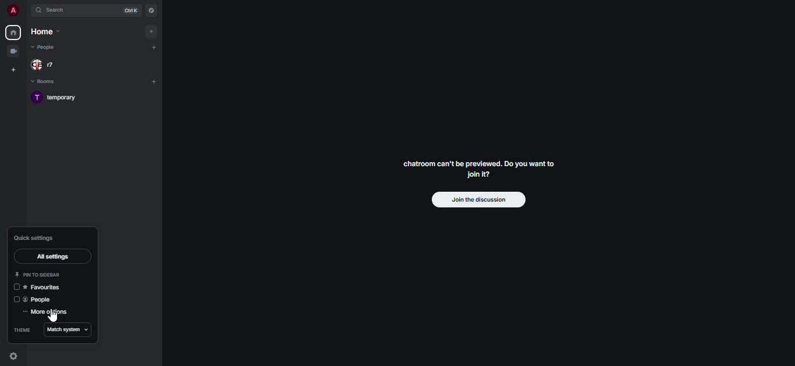 This screenshot has width=795, height=366. What do you see at coordinates (34, 238) in the screenshot?
I see `quick settings` at bounding box center [34, 238].